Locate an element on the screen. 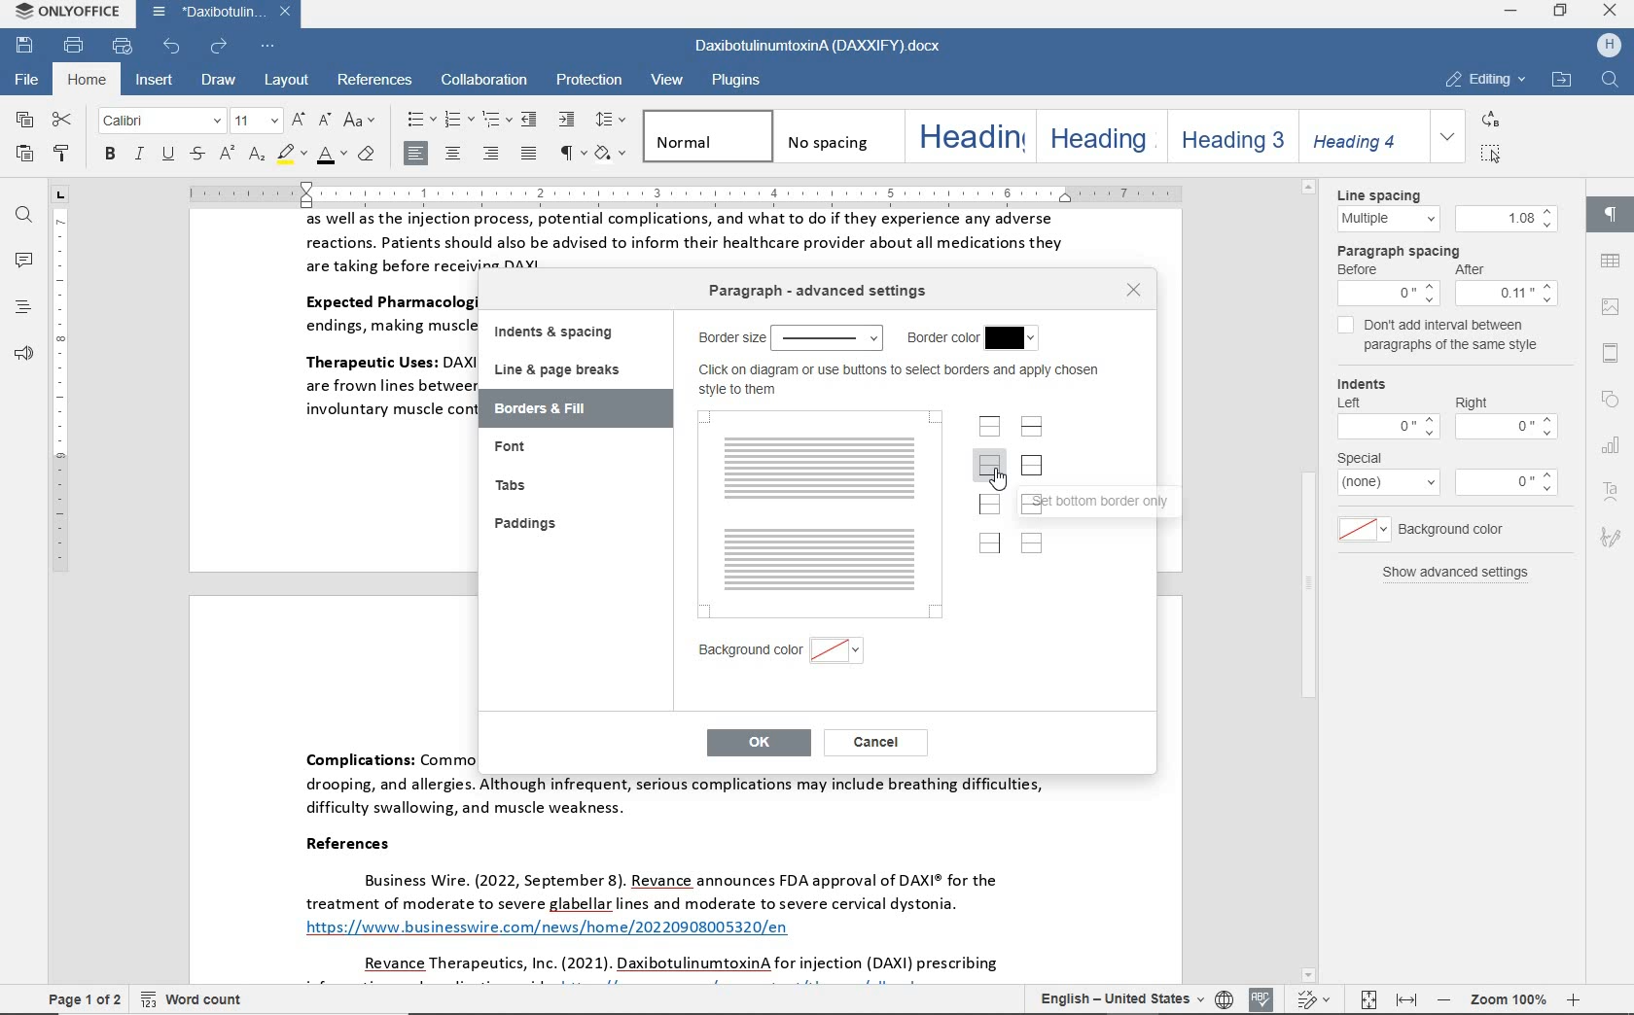  bullets is located at coordinates (418, 121).